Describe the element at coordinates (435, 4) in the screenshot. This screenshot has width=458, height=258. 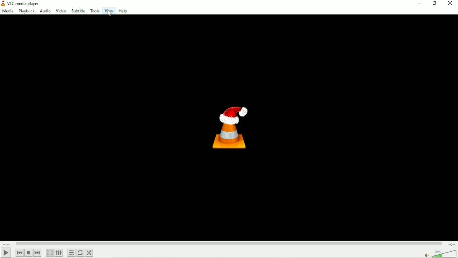
I see `Restore down` at that location.